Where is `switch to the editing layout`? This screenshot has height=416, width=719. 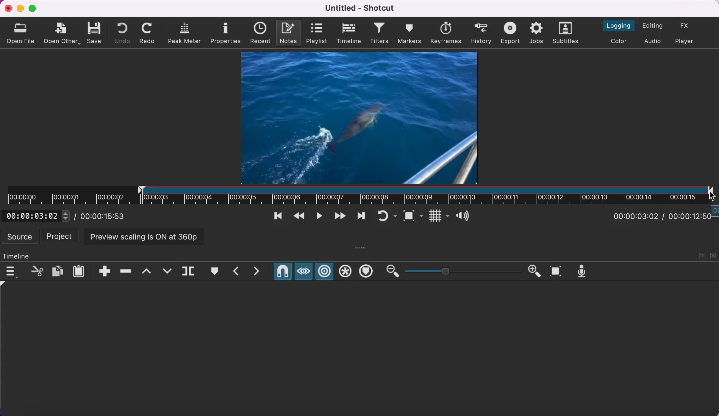 switch to the editing layout is located at coordinates (655, 25).